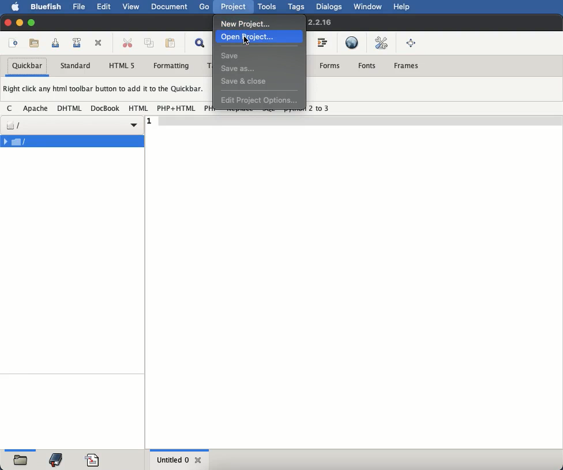  I want to click on copy, so click(151, 43).